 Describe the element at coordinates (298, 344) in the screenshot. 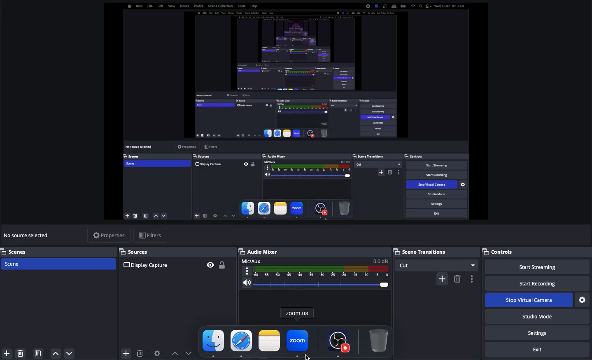

I see `Click` at that location.